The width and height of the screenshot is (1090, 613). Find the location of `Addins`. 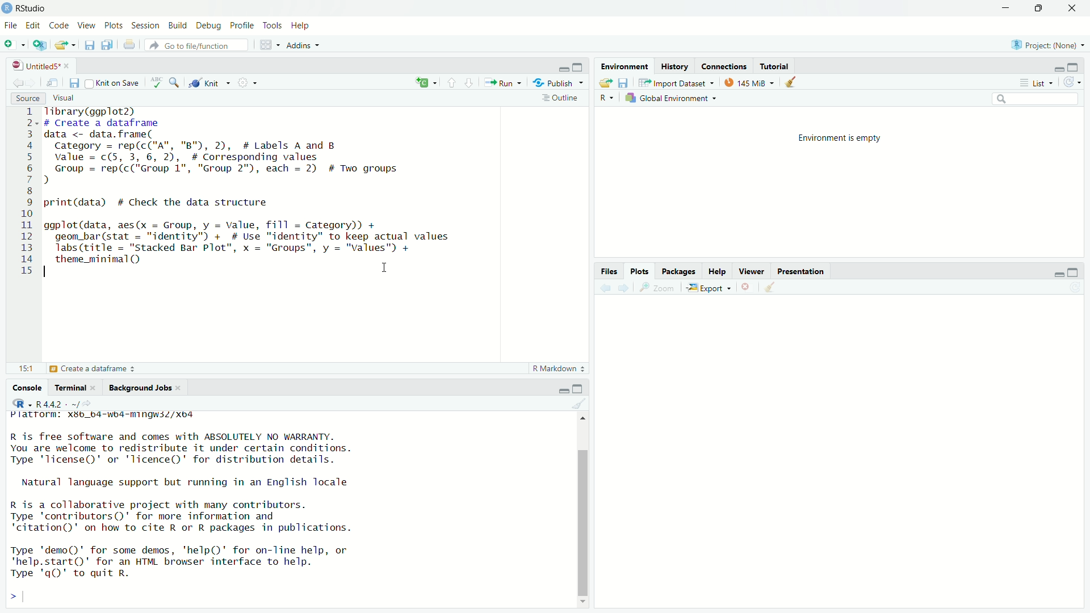

Addins is located at coordinates (305, 47).